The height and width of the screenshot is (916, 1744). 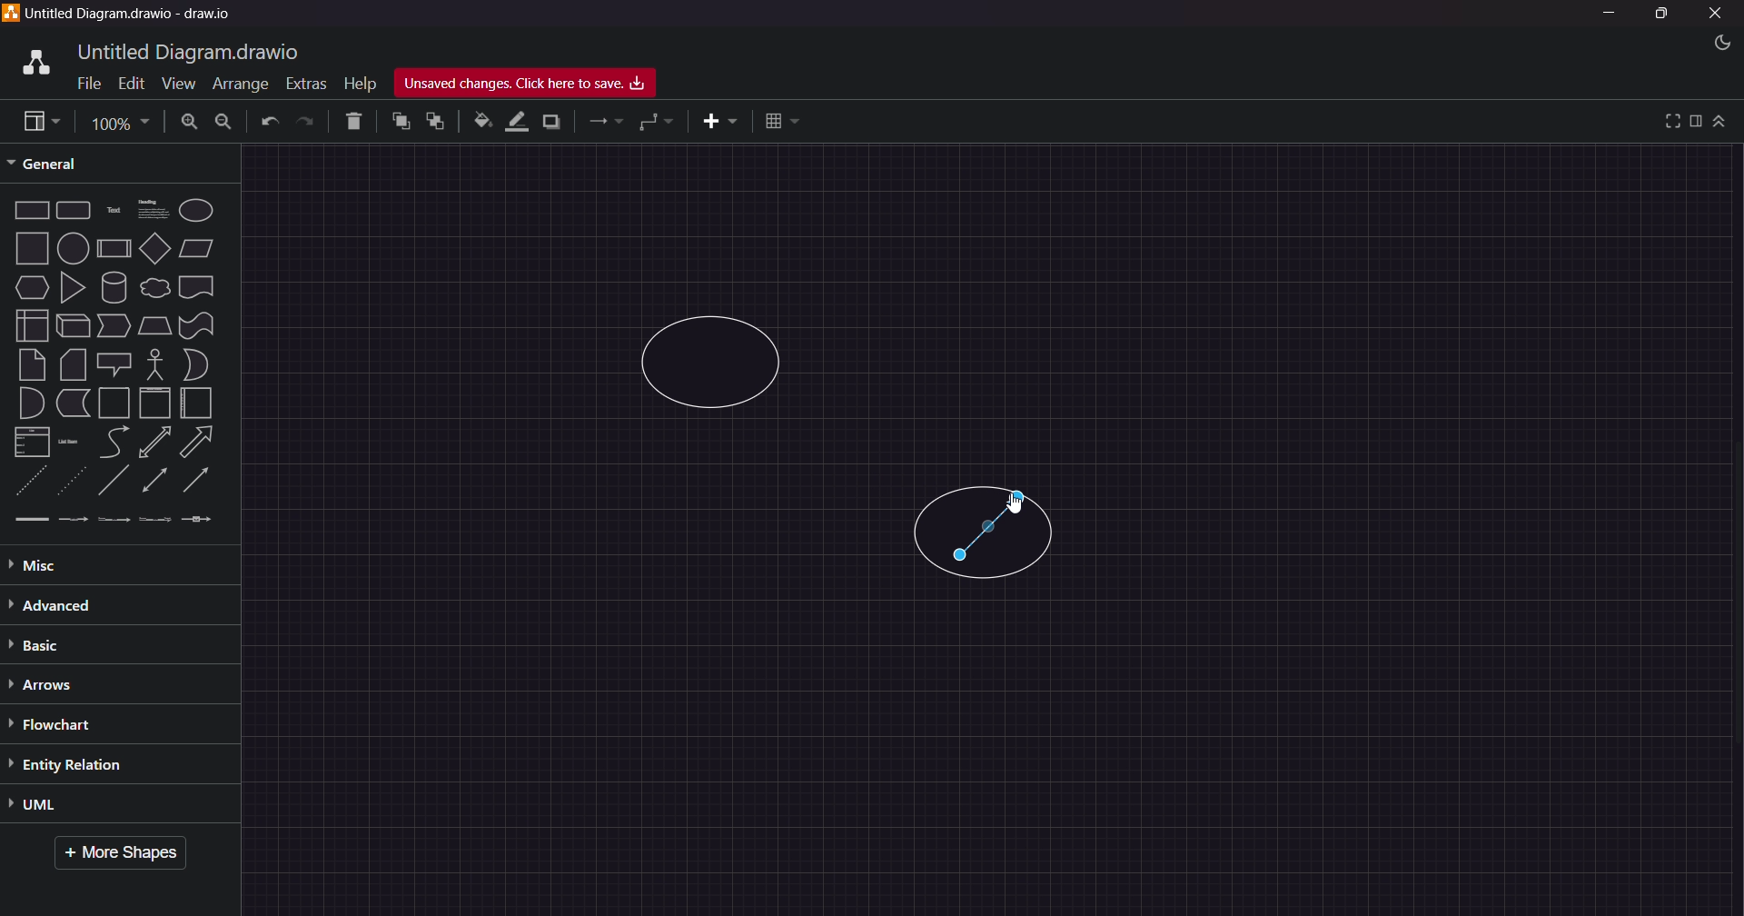 What do you see at coordinates (481, 121) in the screenshot?
I see `fill color` at bounding box center [481, 121].